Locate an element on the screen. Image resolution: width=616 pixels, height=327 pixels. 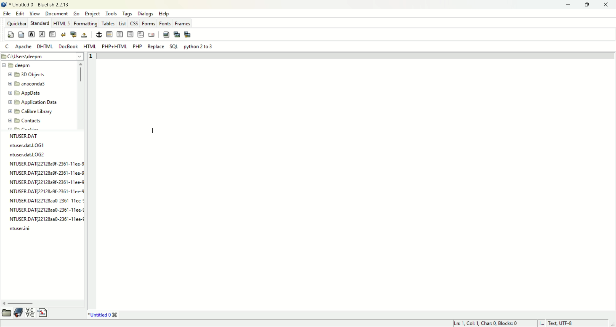
ln, col, char, blocks is located at coordinates (485, 323).